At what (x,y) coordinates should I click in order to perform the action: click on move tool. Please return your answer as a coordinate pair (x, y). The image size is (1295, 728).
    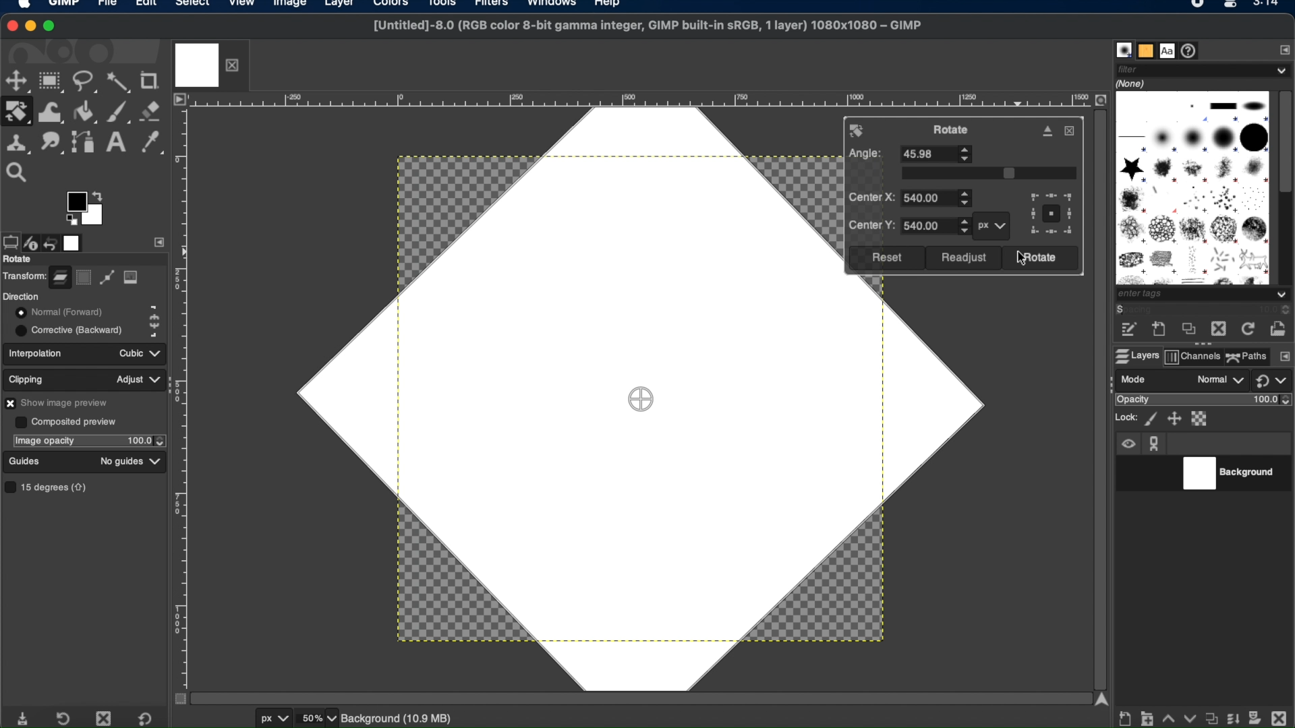
    Looking at the image, I should click on (17, 81).